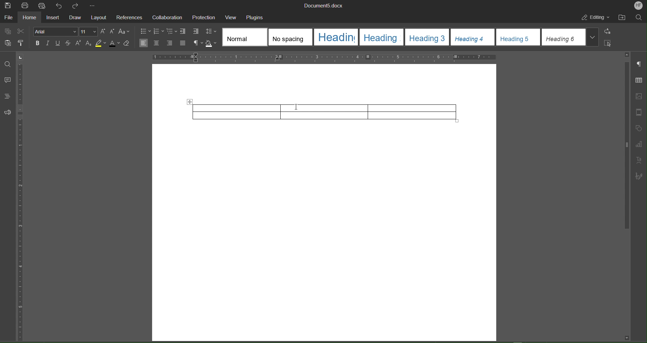 This screenshot has width=647, height=343. Describe the element at coordinates (22, 30) in the screenshot. I see `Cut` at that location.